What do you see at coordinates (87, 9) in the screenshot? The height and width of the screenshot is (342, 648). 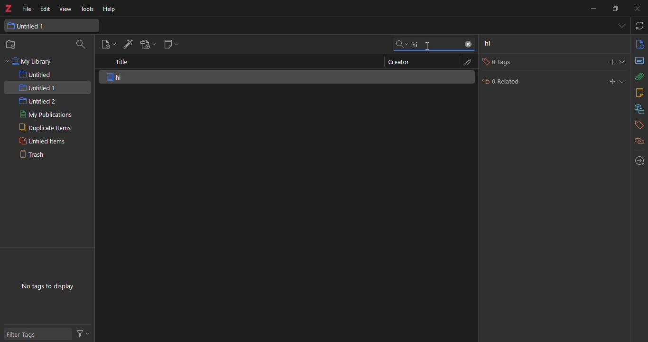 I see `tools` at bounding box center [87, 9].